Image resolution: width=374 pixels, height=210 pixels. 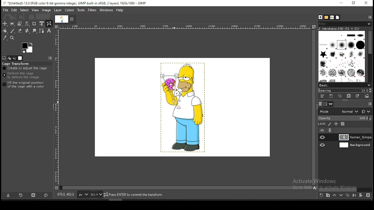 I want to click on active cage transform, so click(x=170, y=89).